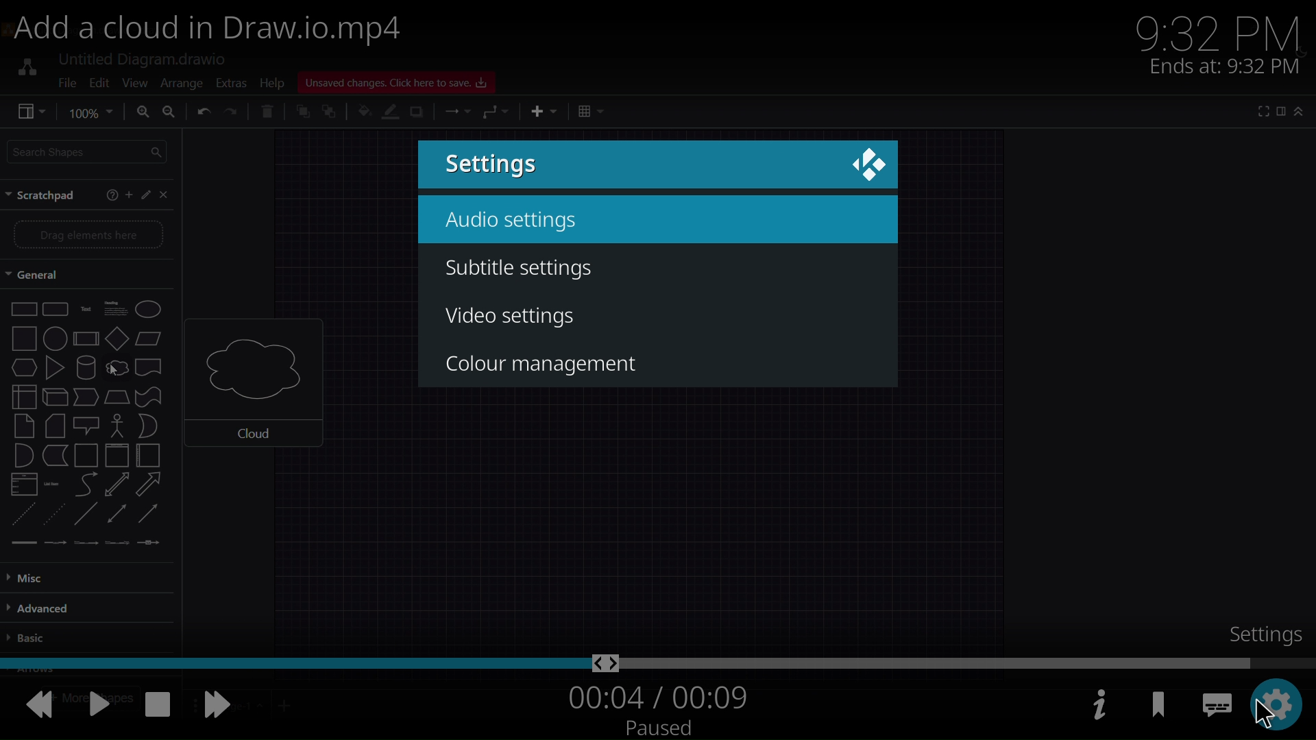  Describe the element at coordinates (655, 661) in the screenshot. I see `video string` at that location.